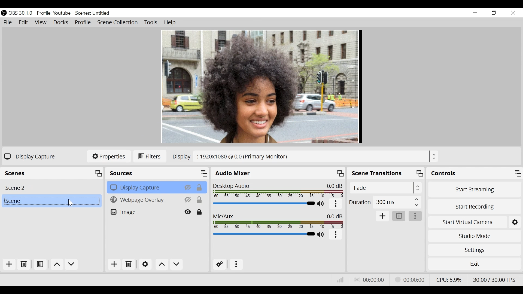  I want to click on OBS Studio Desktop Icon, so click(4, 13).